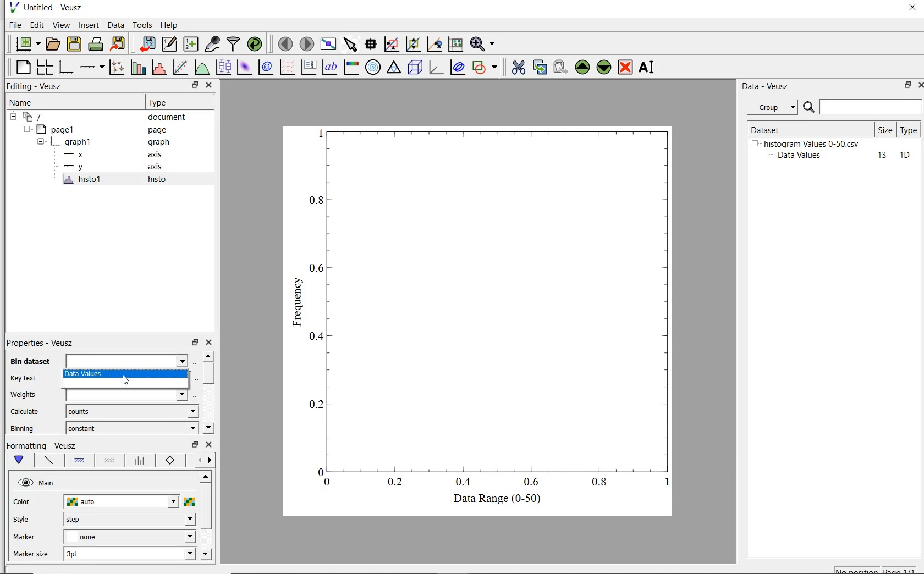 The height and width of the screenshot is (574, 924). What do you see at coordinates (499, 499) in the screenshot?
I see `Data Range (0-50)` at bounding box center [499, 499].